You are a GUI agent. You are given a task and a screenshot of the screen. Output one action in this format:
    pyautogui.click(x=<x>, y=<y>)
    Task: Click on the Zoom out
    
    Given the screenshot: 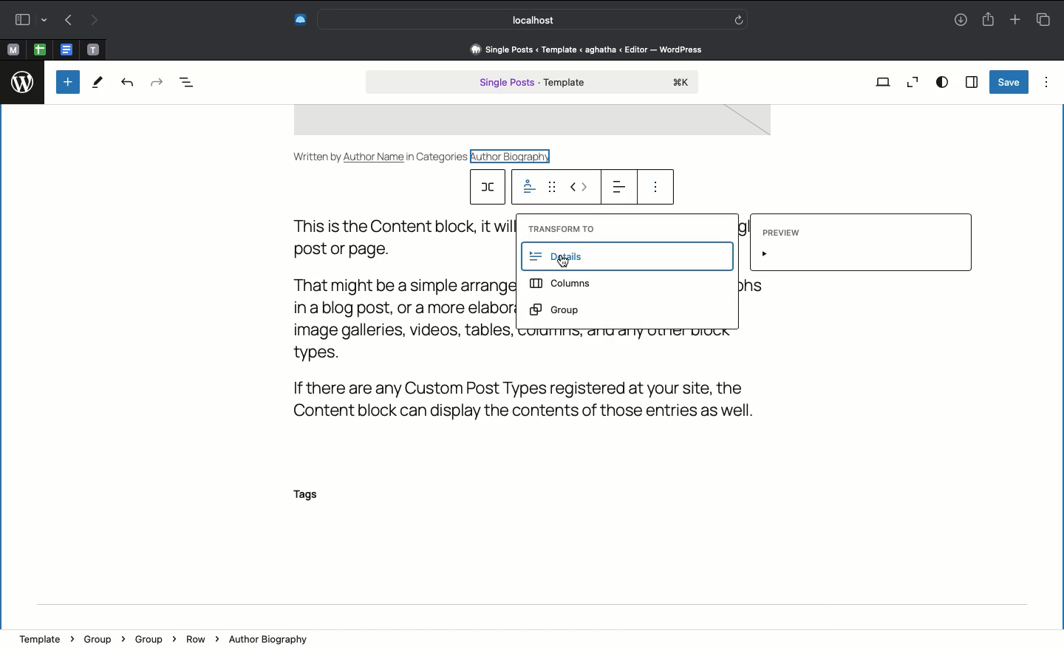 What is the action you would take?
    pyautogui.click(x=913, y=82)
    